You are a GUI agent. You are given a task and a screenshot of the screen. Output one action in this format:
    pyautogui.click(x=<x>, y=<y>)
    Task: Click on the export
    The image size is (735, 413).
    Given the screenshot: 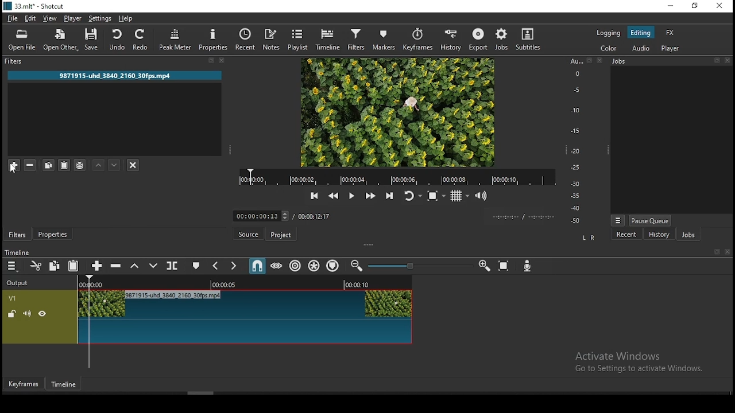 What is the action you would take?
    pyautogui.click(x=478, y=40)
    